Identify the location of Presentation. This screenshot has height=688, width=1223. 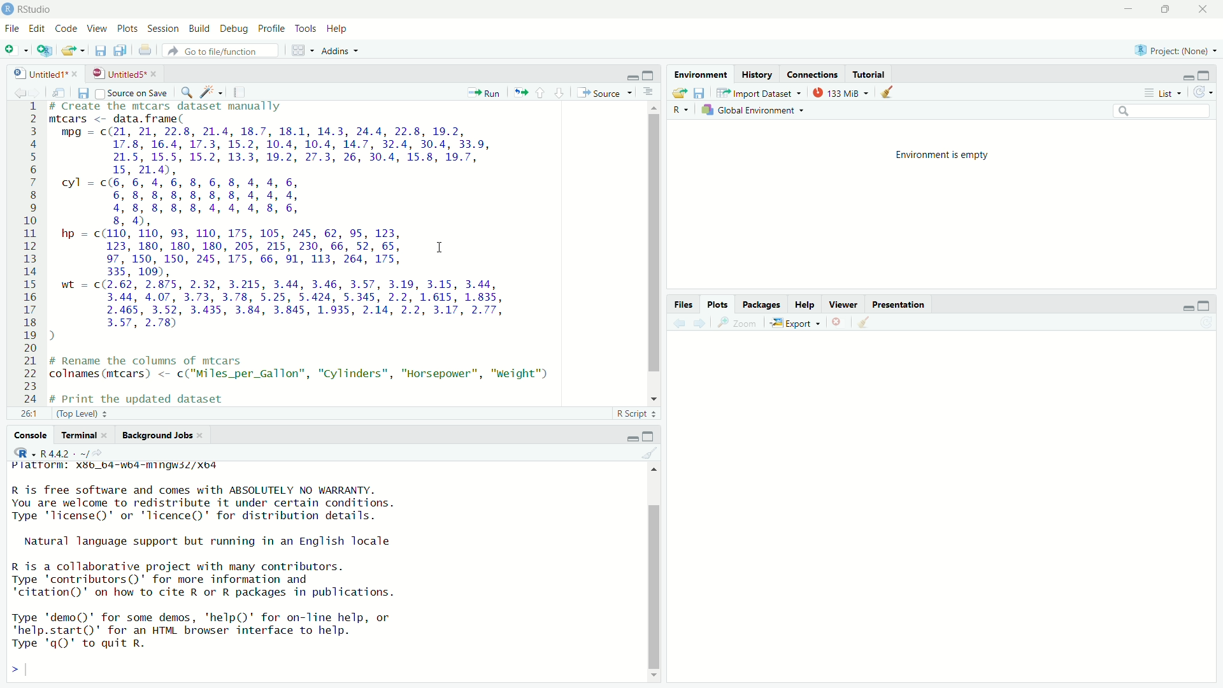
(901, 306).